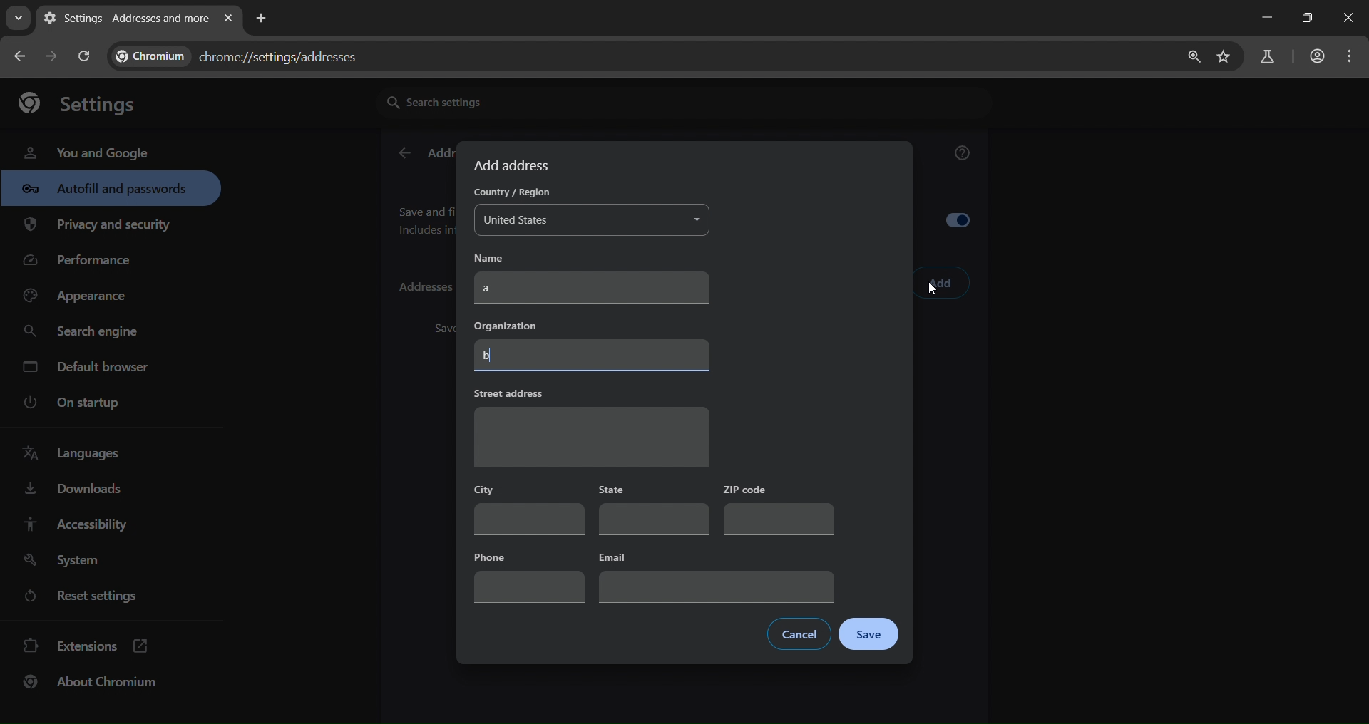  Describe the element at coordinates (868, 635) in the screenshot. I see `save` at that location.